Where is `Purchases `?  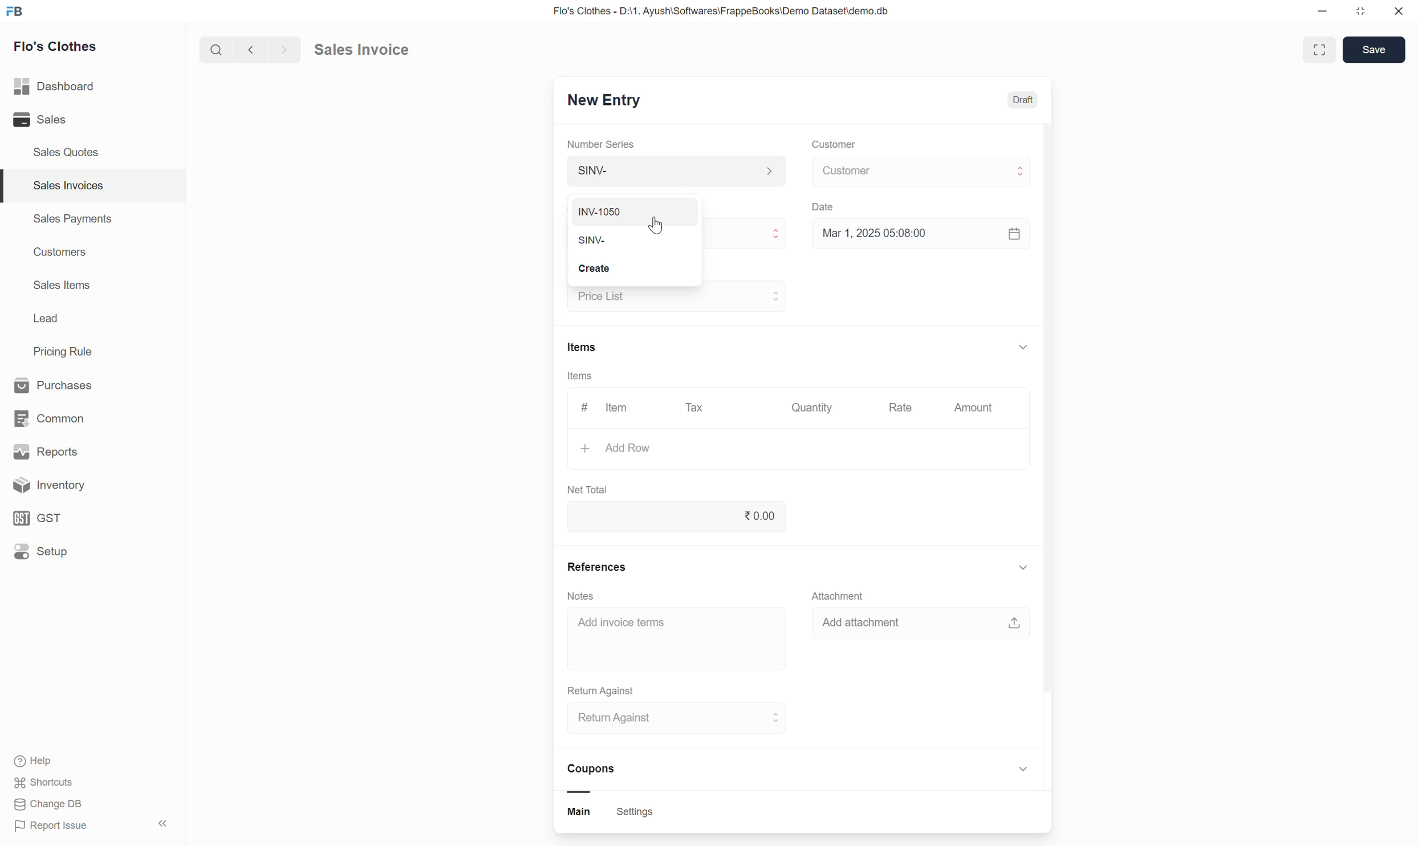
Purchases  is located at coordinates (71, 384).